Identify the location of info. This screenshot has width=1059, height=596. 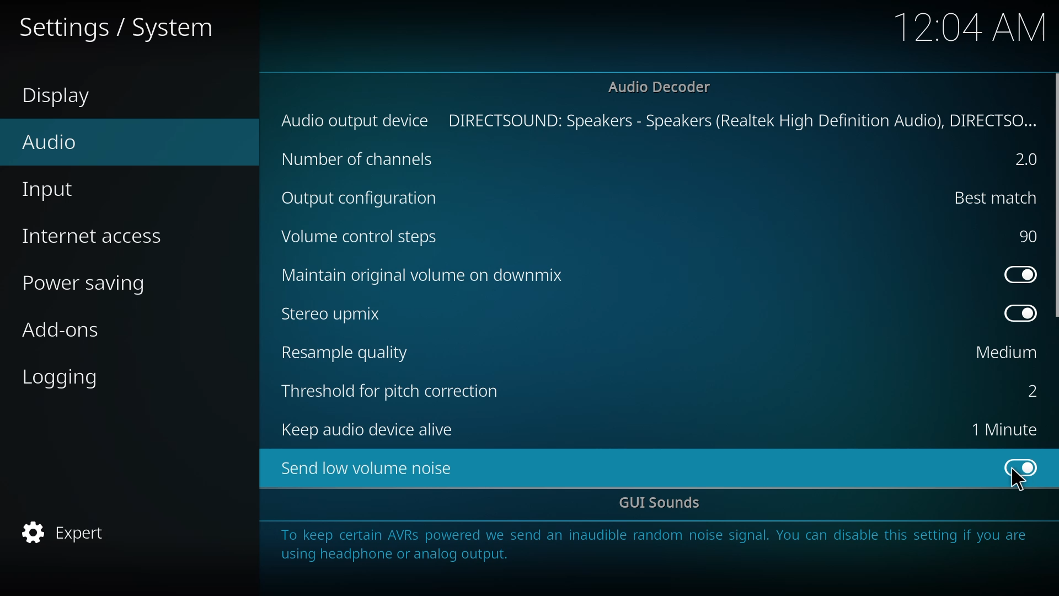
(659, 547).